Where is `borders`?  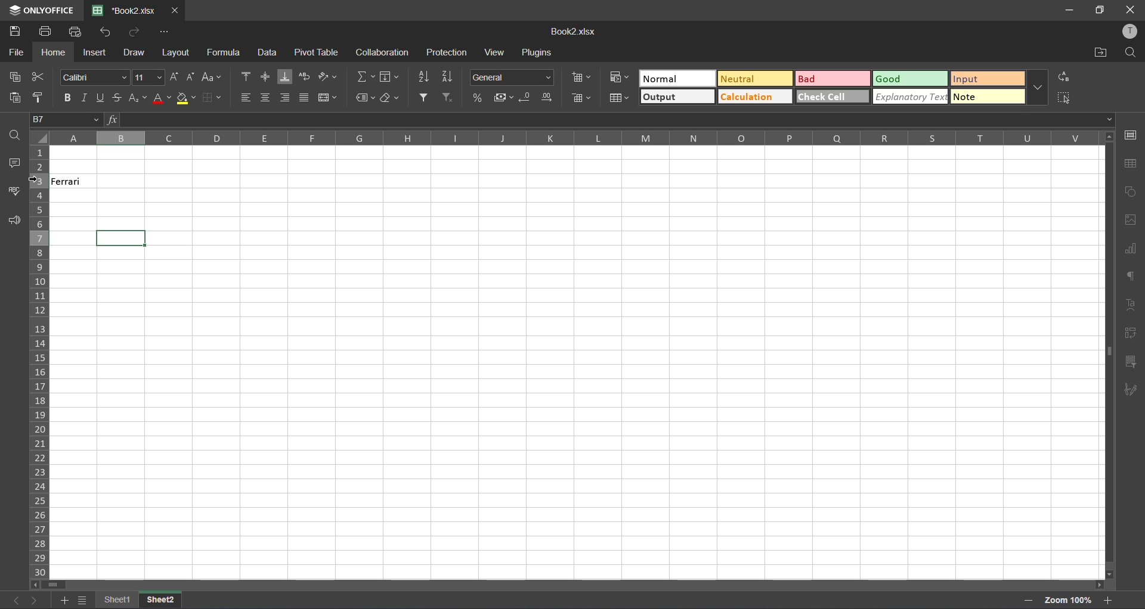 borders is located at coordinates (216, 96).